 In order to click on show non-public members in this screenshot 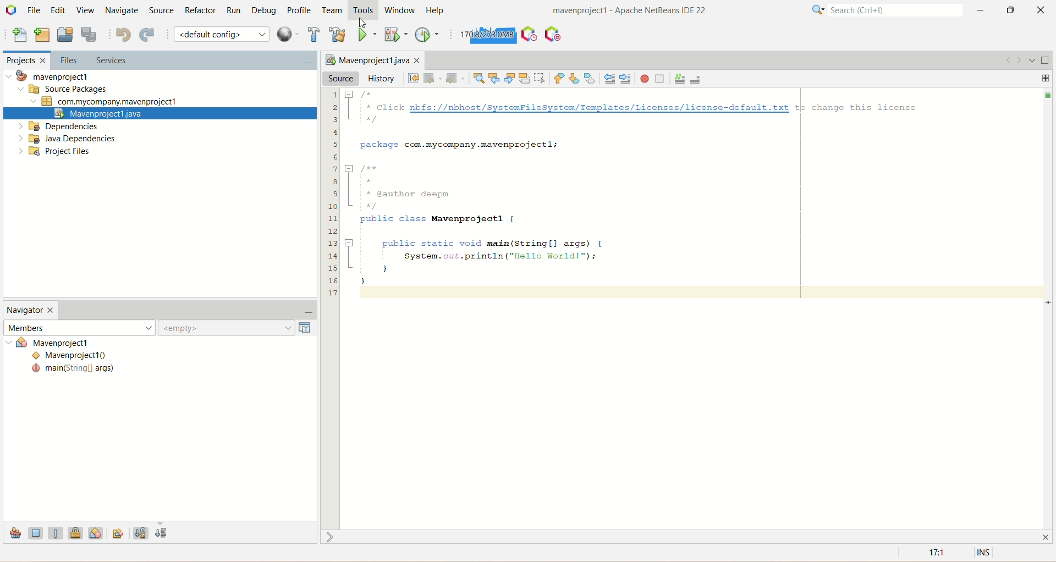, I will do `click(78, 532)`.